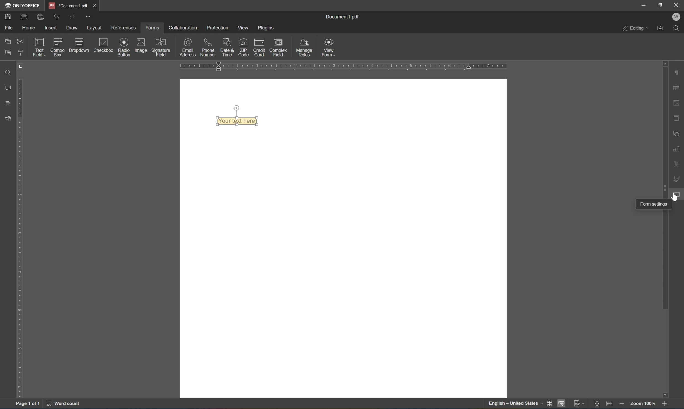  Describe the element at coordinates (622, 404) in the screenshot. I see `zoom out` at that location.